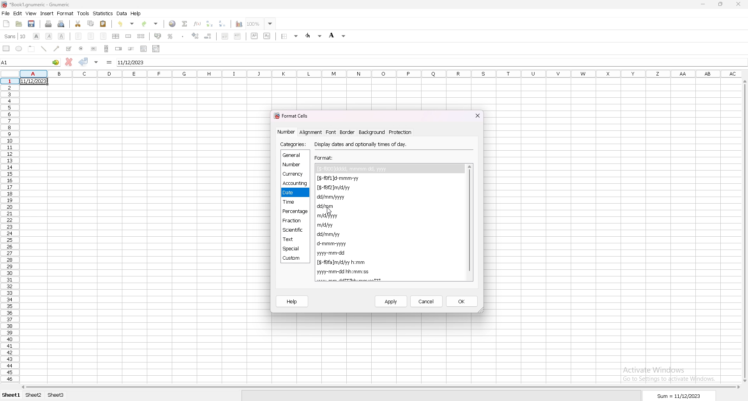 Image resolution: width=748 pixels, height=401 pixels. What do you see at coordinates (679, 396) in the screenshot?
I see `sum` at bounding box center [679, 396].